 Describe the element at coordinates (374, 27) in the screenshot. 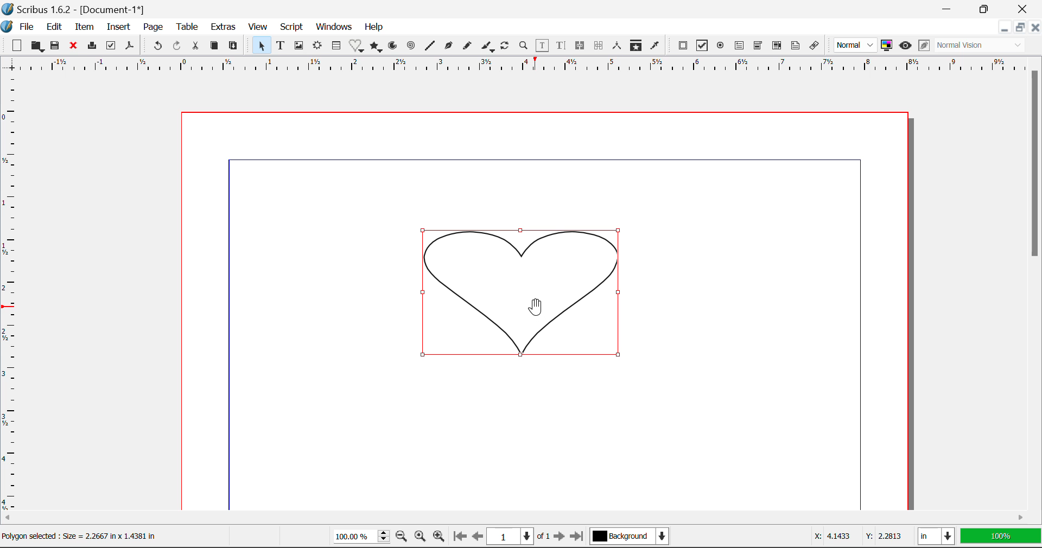

I see `Help` at that location.